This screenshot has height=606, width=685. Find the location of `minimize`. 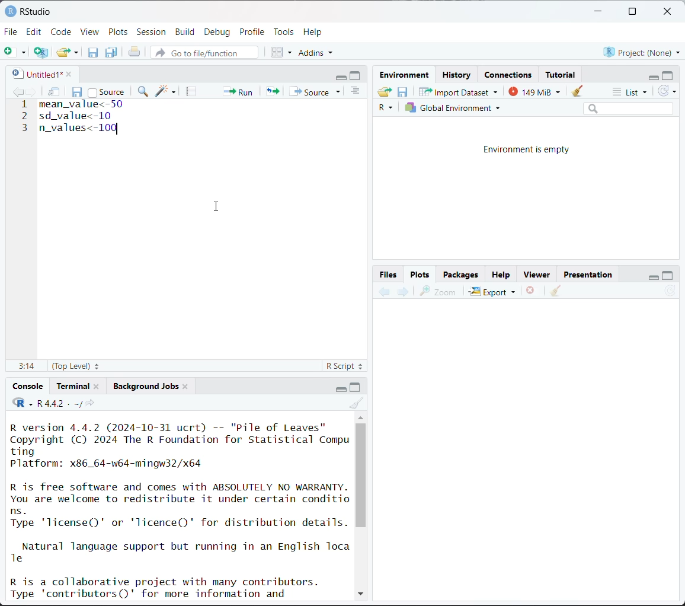

minimize is located at coordinates (651, 275).